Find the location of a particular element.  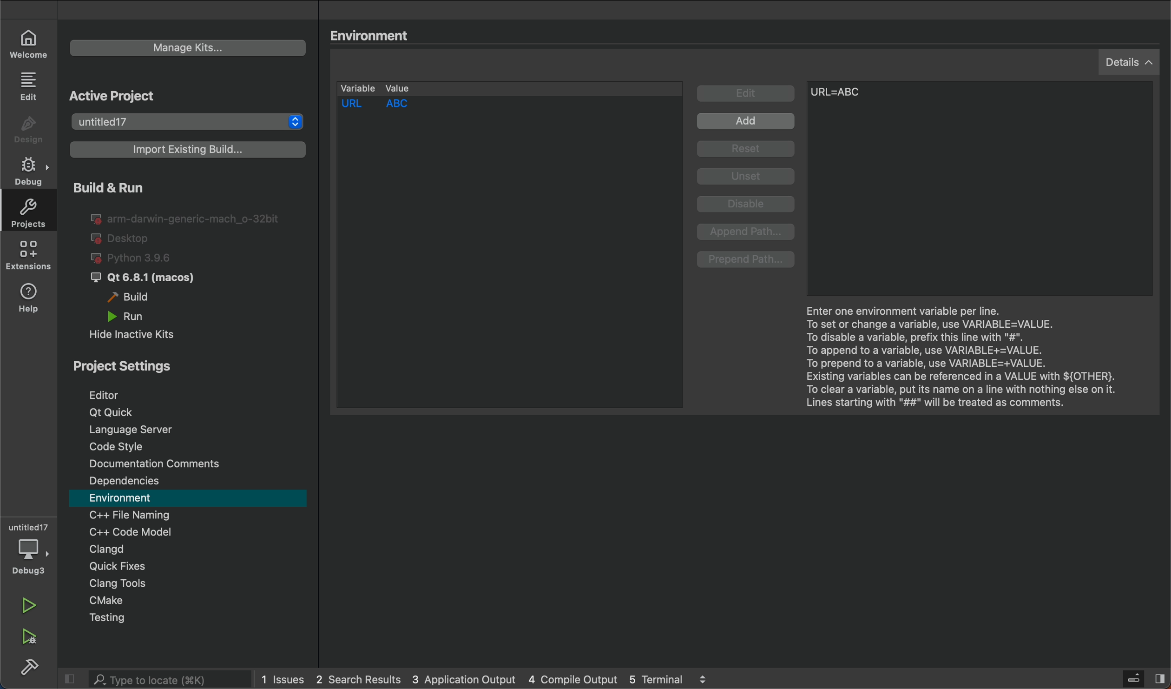

environment is located at coordinates (189, 498).